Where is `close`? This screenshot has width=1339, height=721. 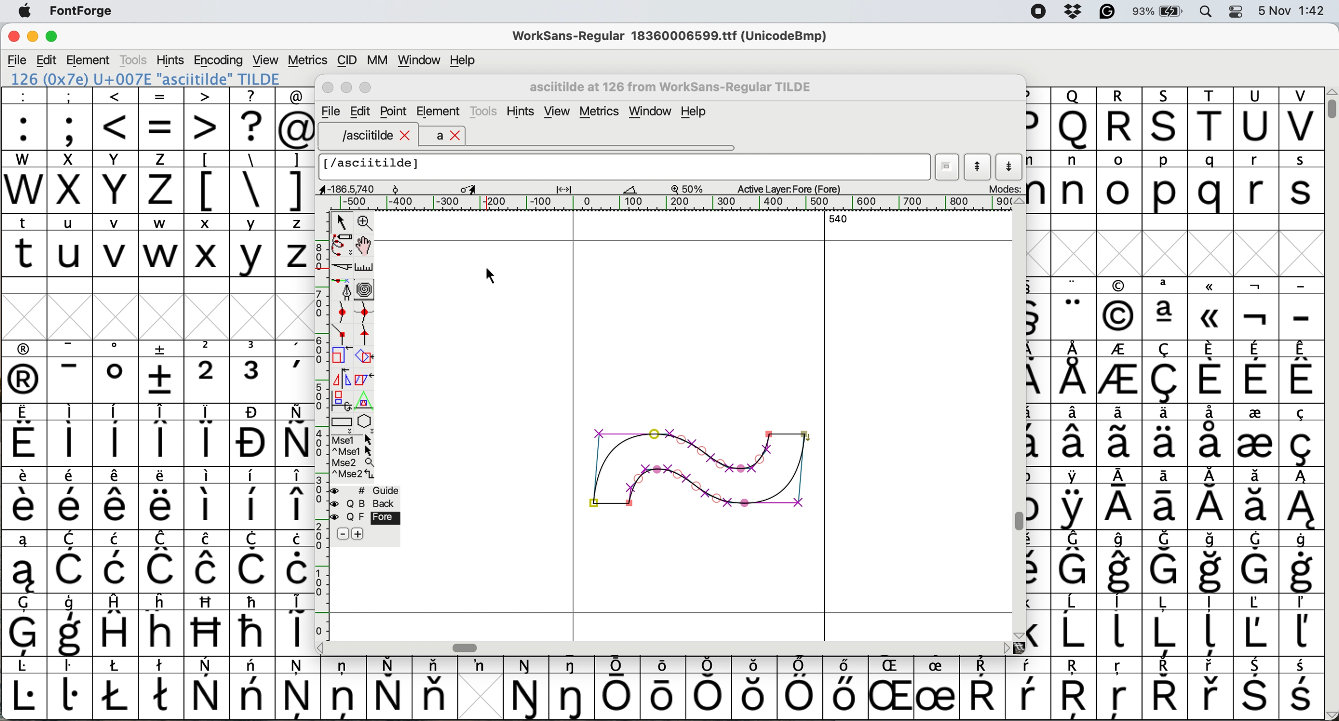 close is located at coordinates (14, 38).